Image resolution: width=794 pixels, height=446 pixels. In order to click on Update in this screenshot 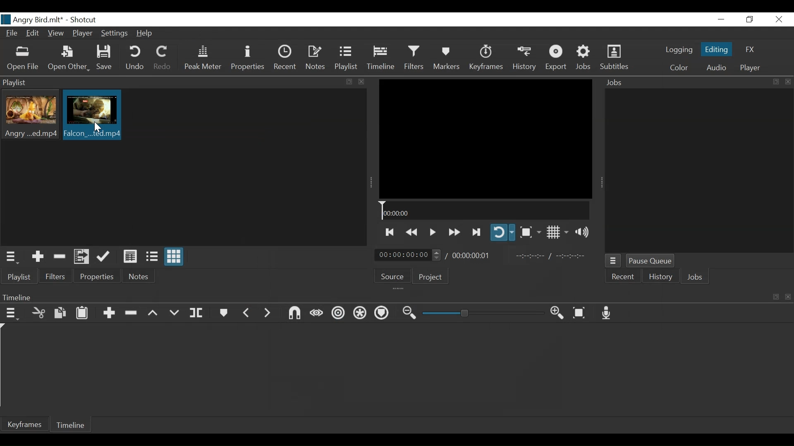, I will do `click(105, 257)`.